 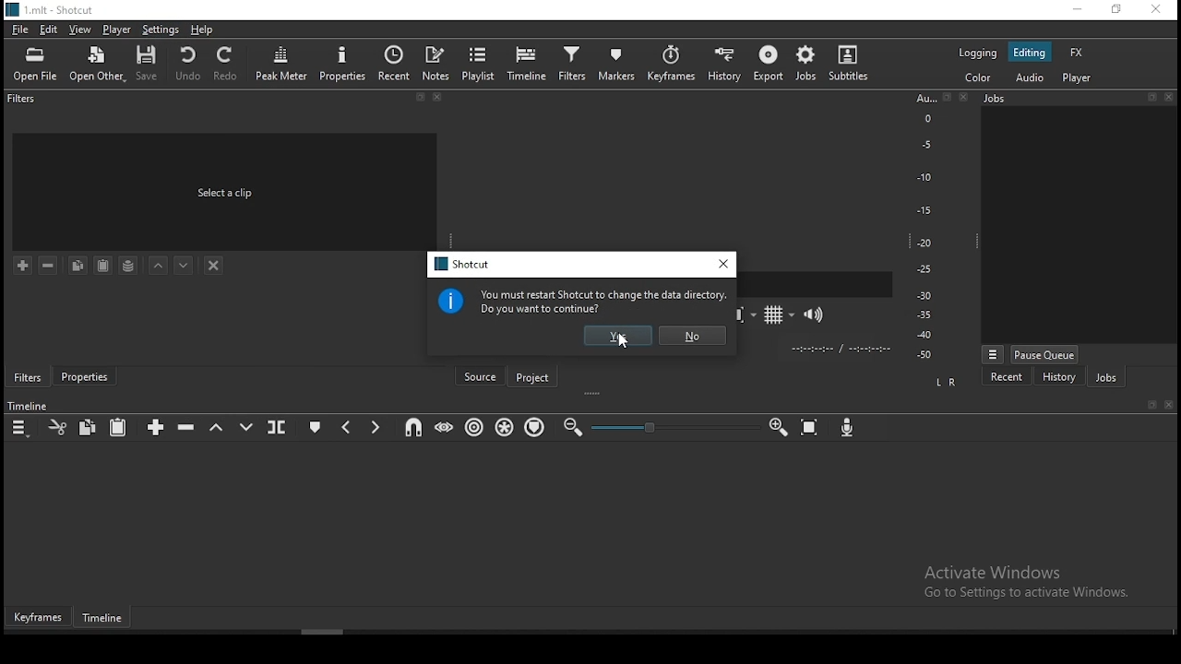 I want to click on audio, so click(x=1032, y=78).